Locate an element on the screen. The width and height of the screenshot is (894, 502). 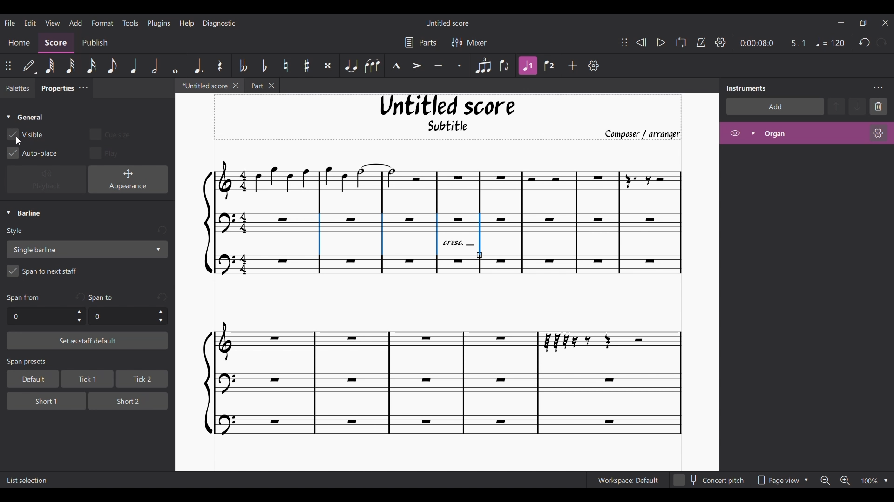
Close interface is located at coordinates (886, 23).